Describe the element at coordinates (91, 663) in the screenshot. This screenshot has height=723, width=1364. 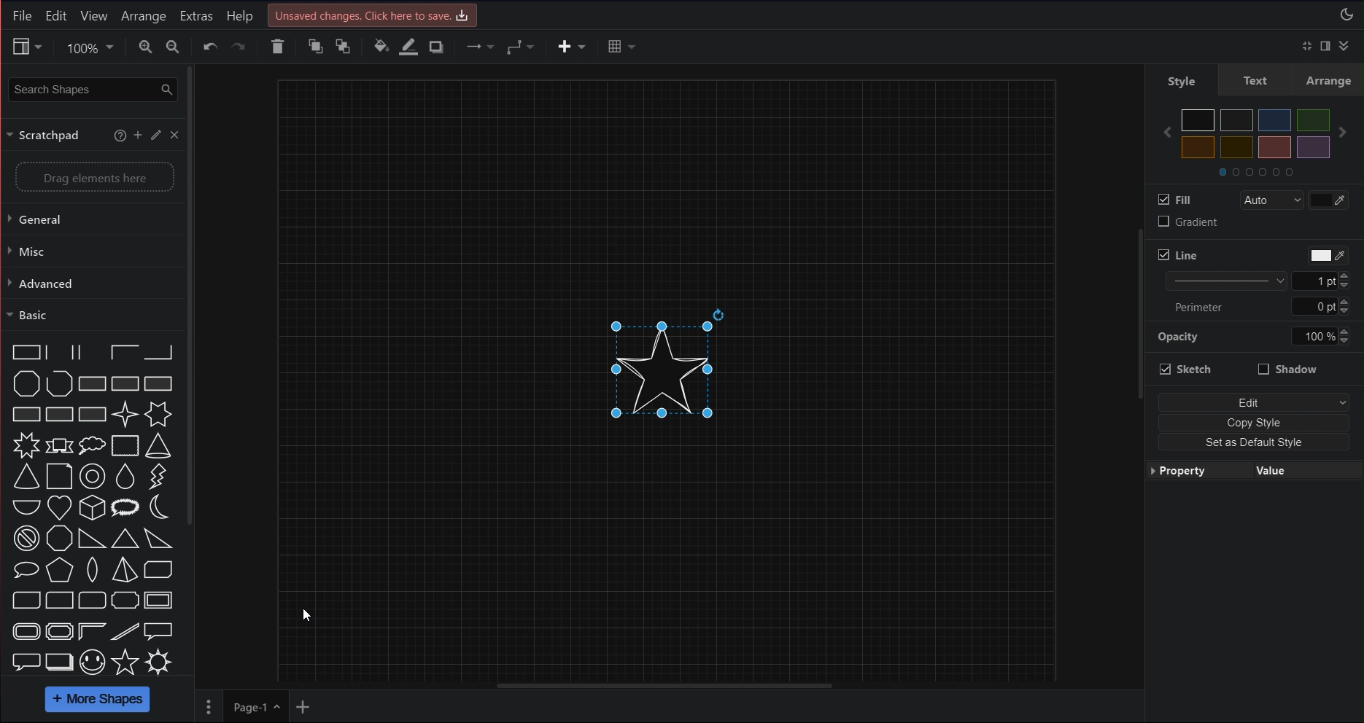
I see `smiley` at that location.